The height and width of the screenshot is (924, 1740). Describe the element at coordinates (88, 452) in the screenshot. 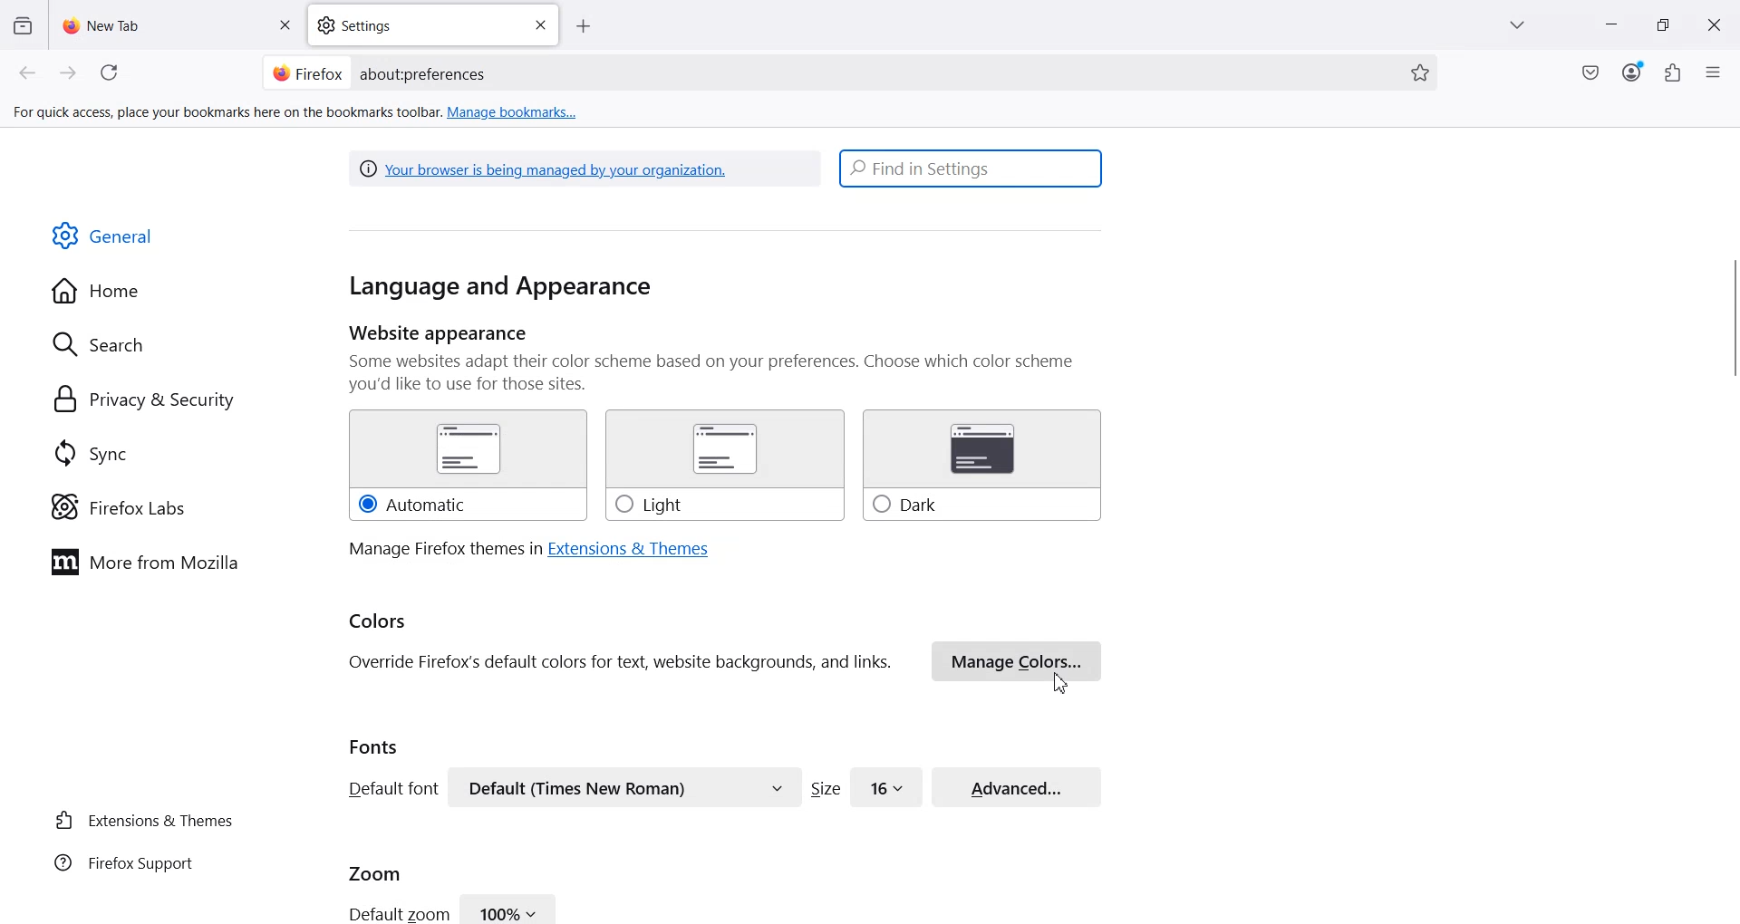

I see `[W] Sync` at that location.